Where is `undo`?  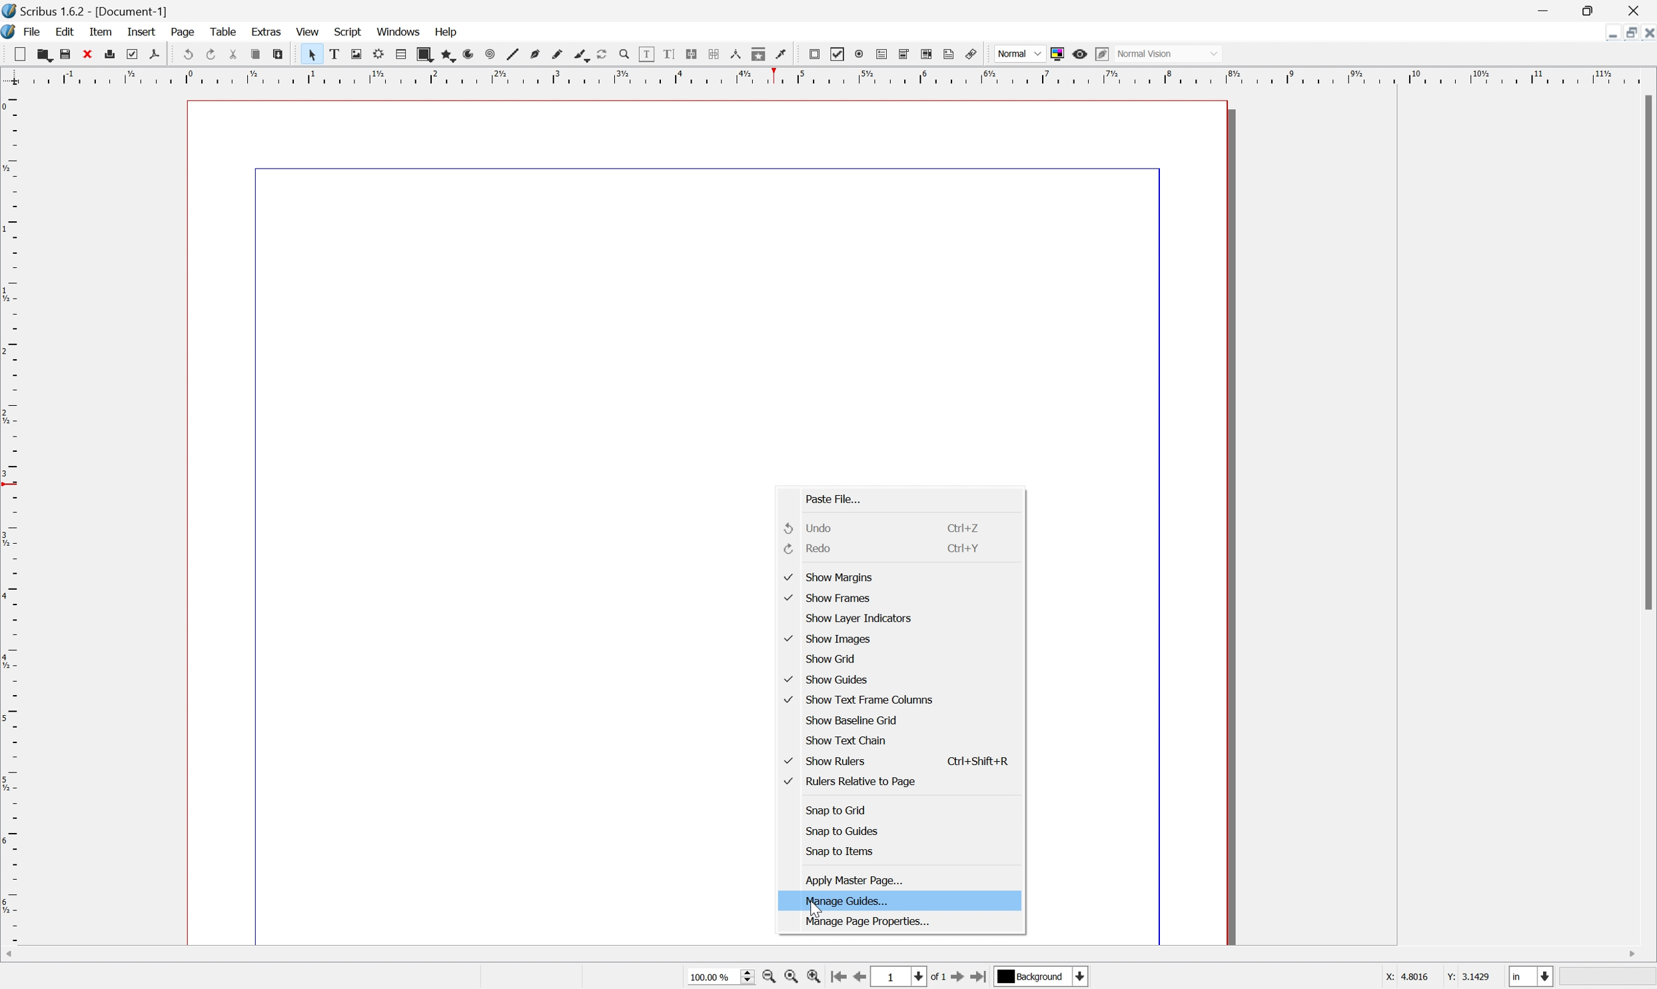
undo is located at coordinates (185, 52).